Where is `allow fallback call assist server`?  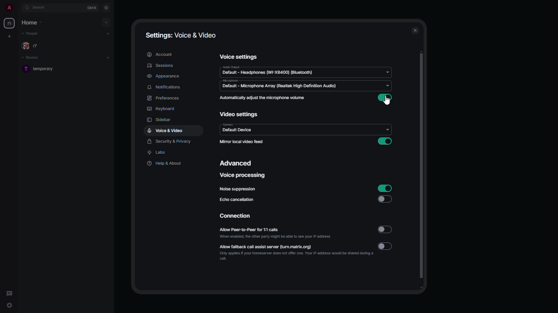 allow fallback call assist server is located at coordinates (296, 251).